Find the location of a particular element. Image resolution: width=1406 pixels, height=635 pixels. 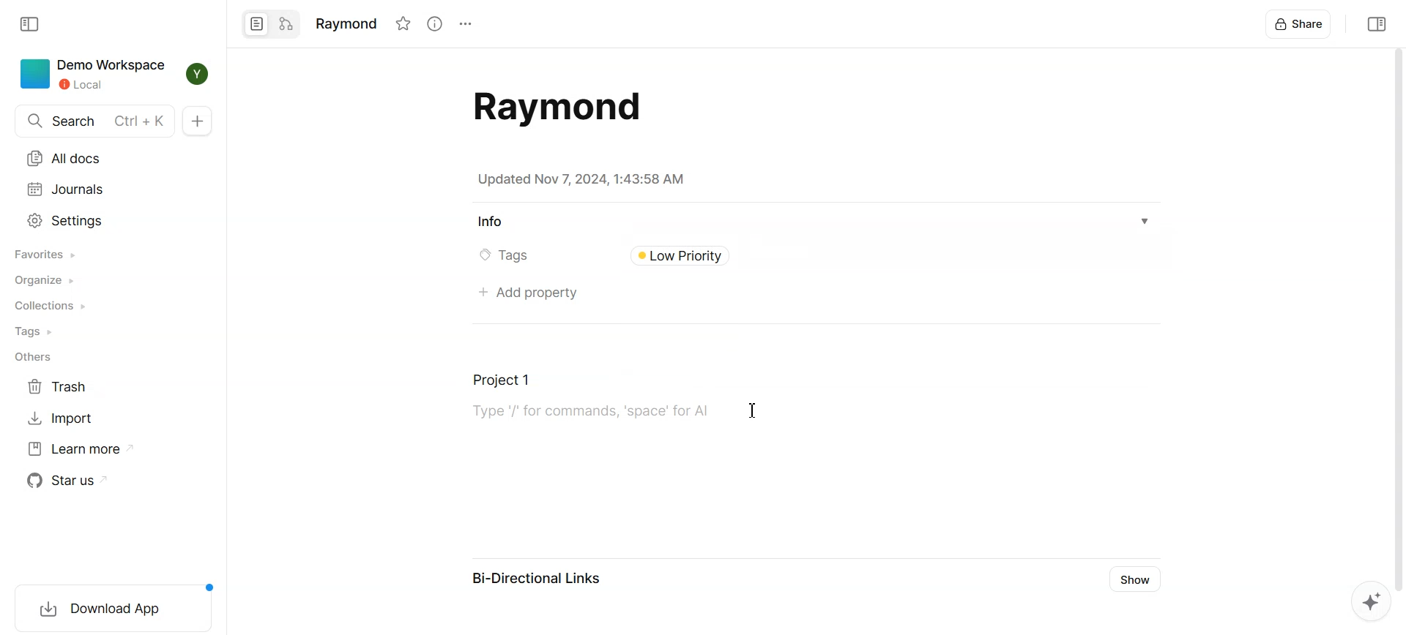

Organize is located at coordinates (48, 280).